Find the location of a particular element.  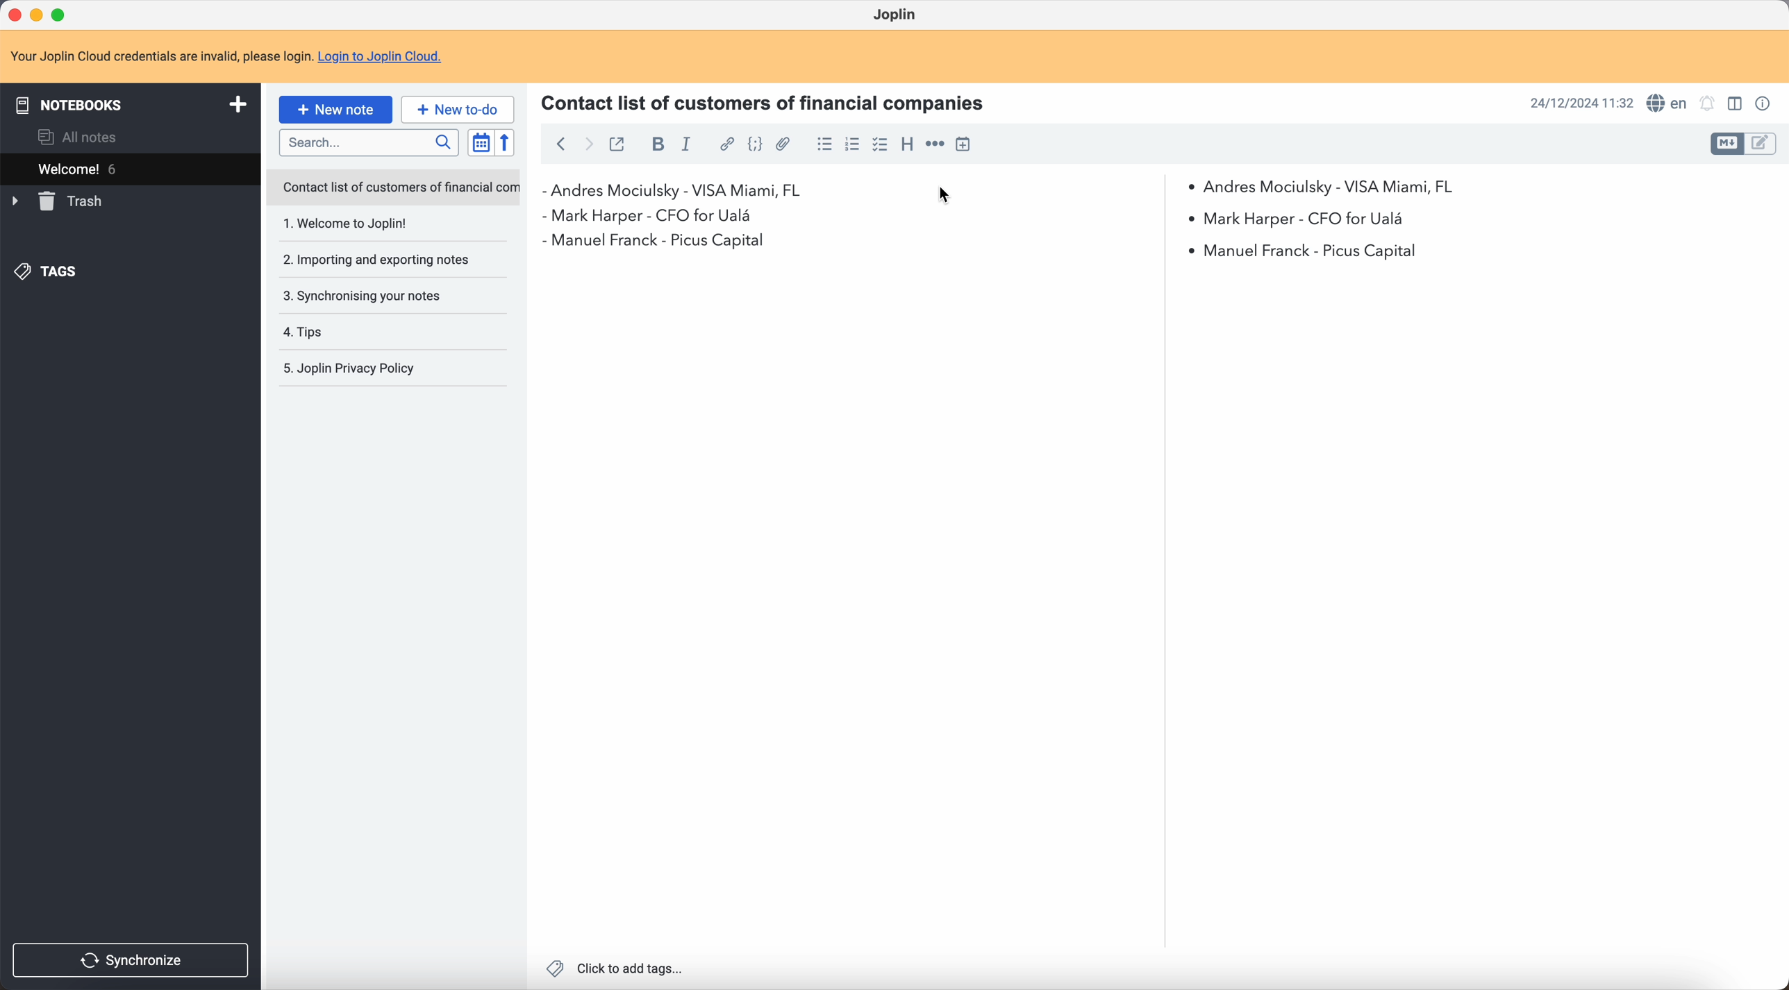

bold is located at coordinates (656, 144).